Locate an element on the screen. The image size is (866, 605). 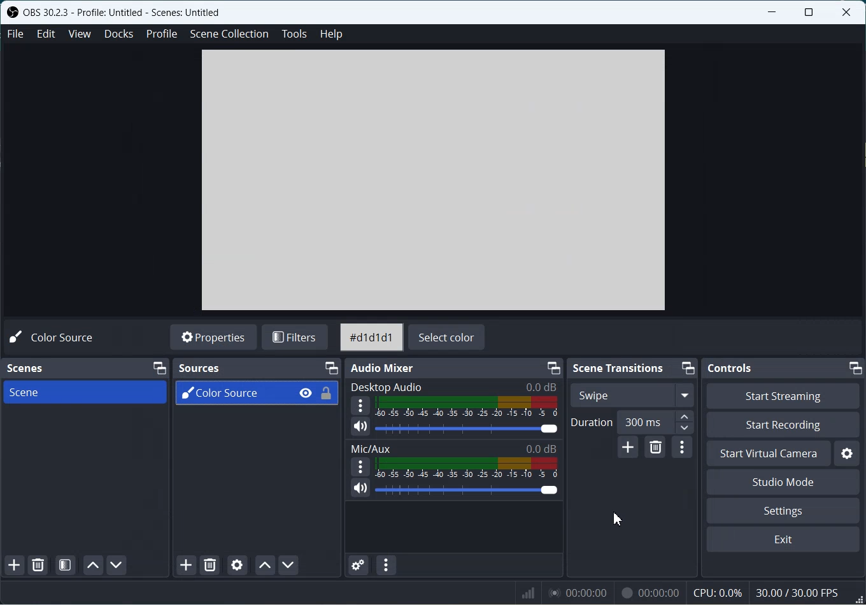
Start Recording is located at coordinates (783, 425).